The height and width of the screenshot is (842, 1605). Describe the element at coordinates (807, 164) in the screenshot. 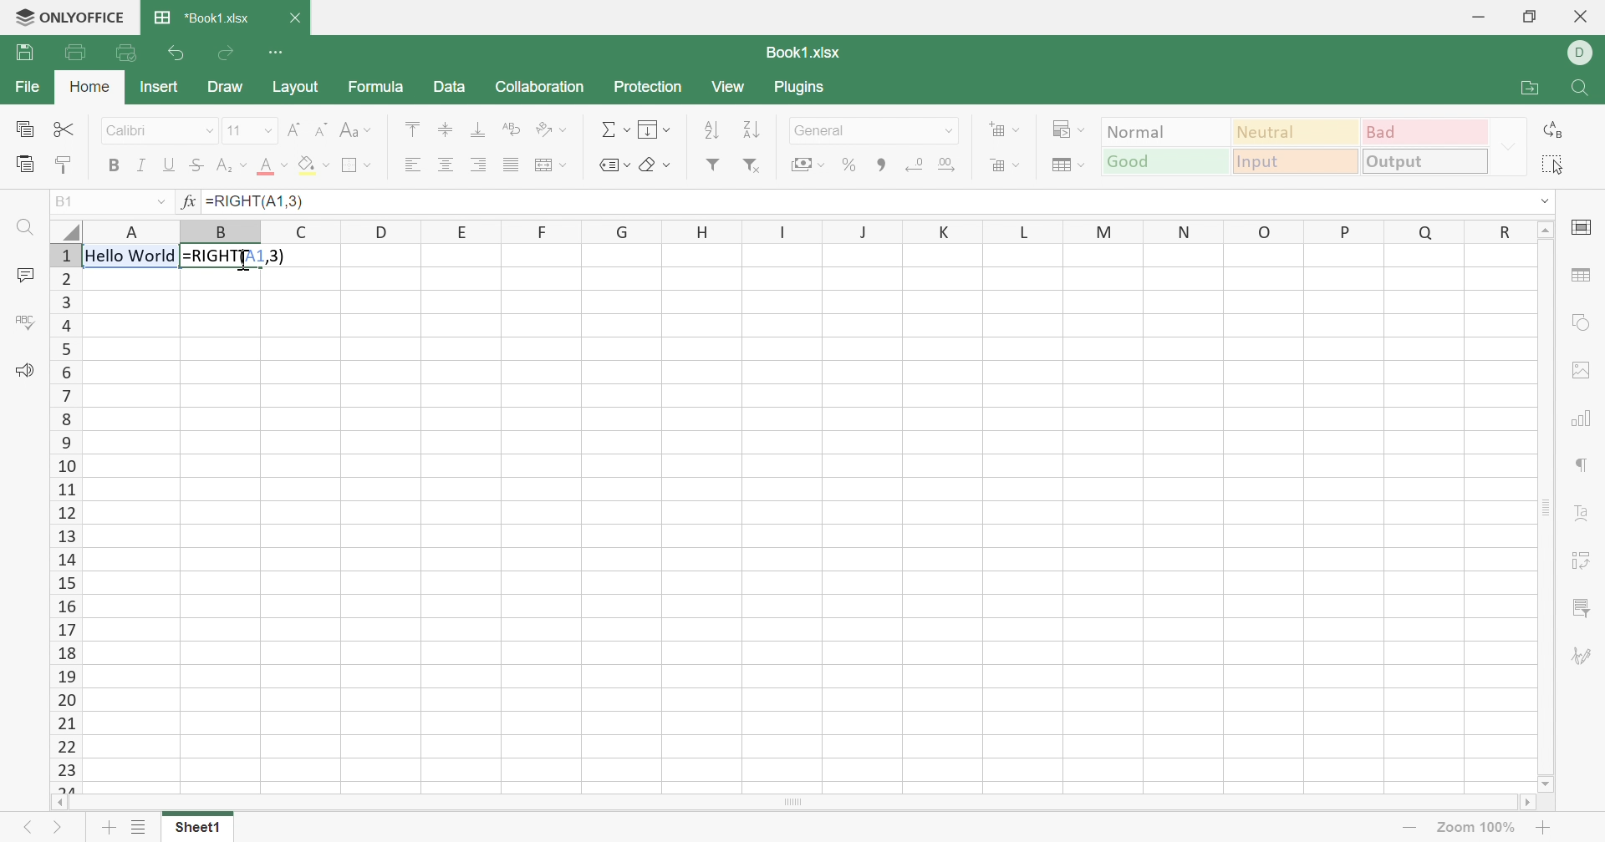

I see `Accounting style` at that location.